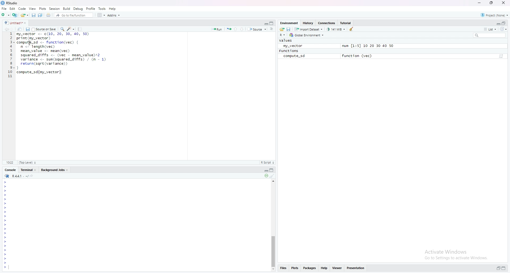  Describe the element at coordinates (265, 23) in the screenshot. I see `Minimize` at that location.